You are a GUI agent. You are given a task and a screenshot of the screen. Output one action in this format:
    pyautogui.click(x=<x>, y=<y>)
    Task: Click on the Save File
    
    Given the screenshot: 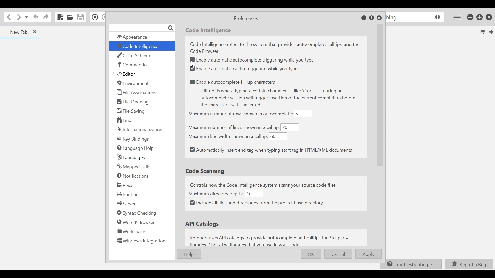 What is the action you would take?
    pyautogui.click(x=81, y=17)
    